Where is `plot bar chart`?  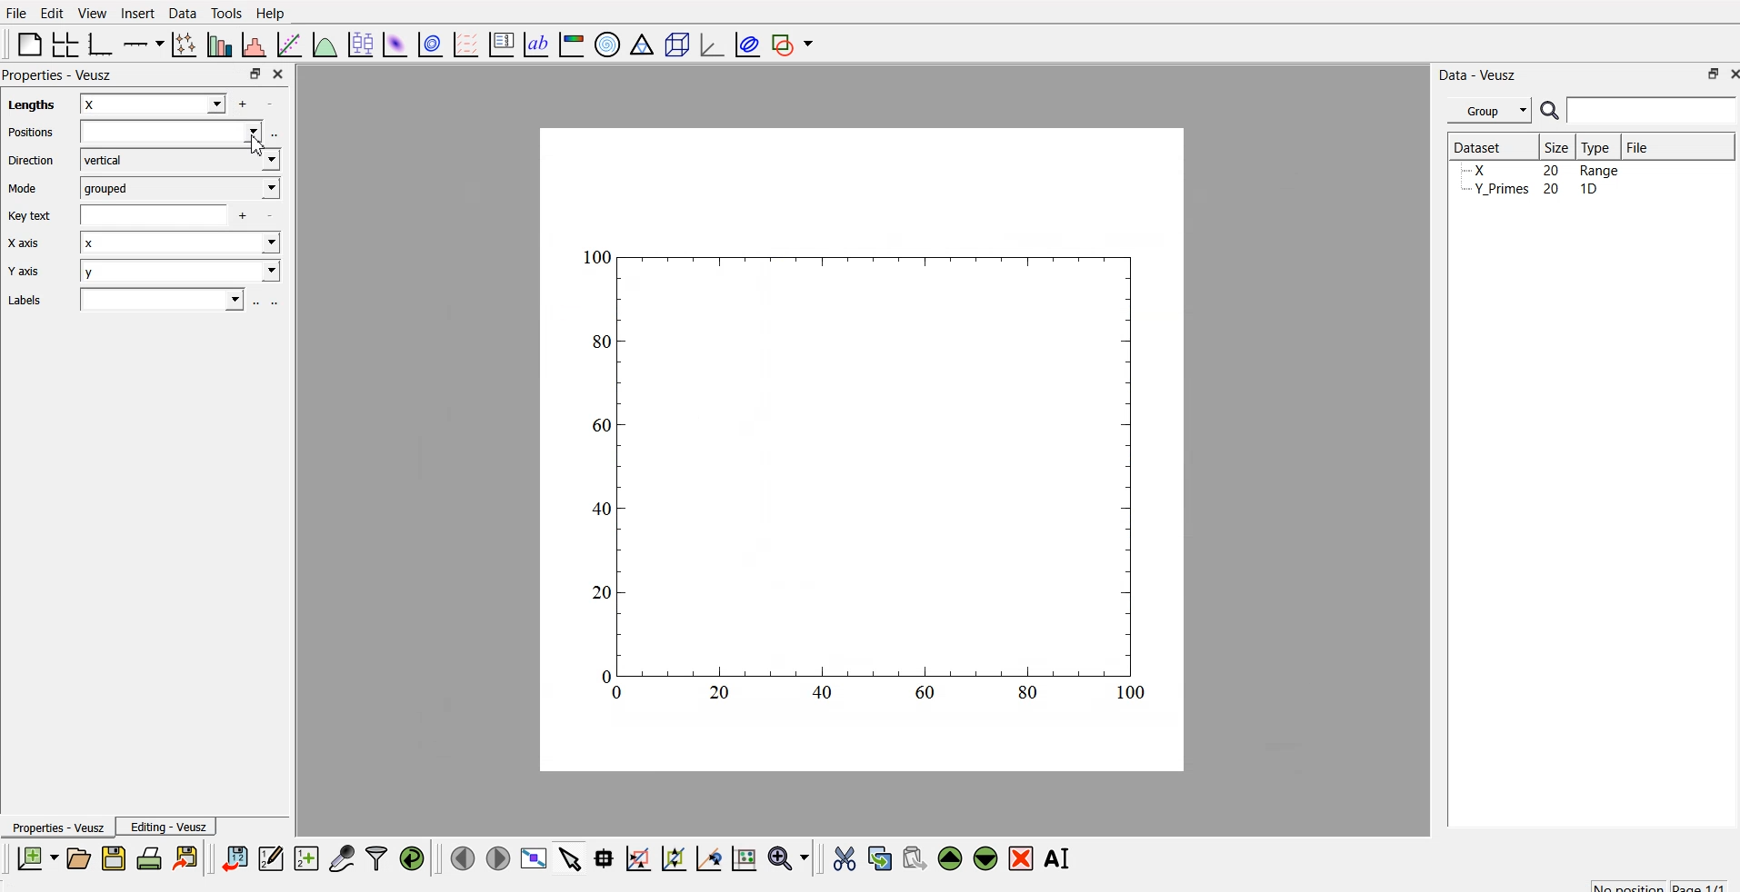 plot bar chart is located at coordinates (217, 46).